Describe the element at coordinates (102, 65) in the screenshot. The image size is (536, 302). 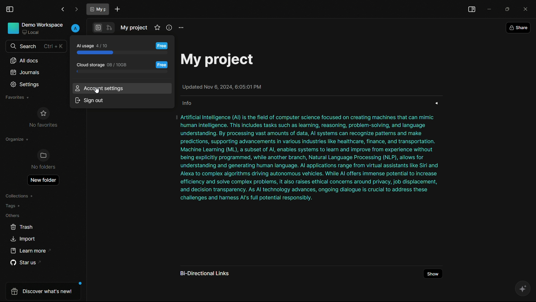
I see `cloud storage usage` at that location.